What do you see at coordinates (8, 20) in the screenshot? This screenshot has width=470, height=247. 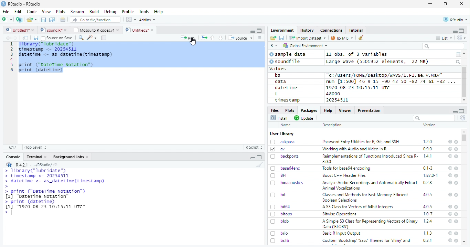 I see `New file` at bounding box center [8, 20].